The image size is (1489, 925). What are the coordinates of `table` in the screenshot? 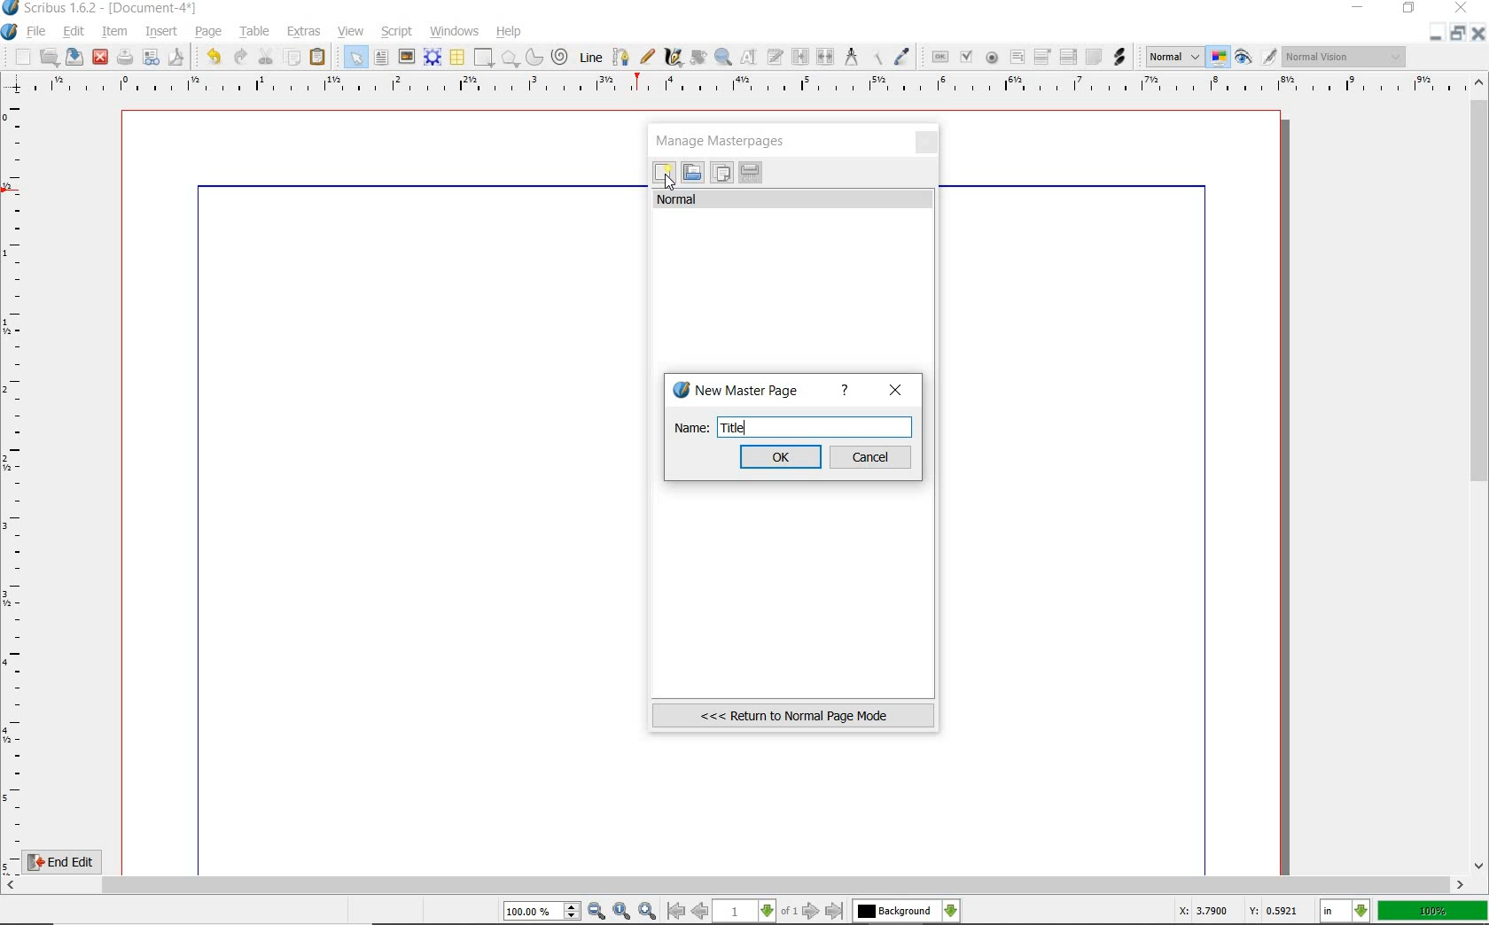 It's located at (252, 31).